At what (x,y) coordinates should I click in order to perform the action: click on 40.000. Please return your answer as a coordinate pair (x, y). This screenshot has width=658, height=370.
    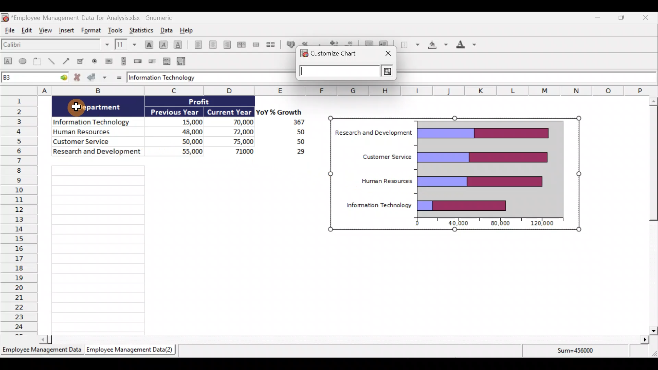
    Looking at the image, I should click on (459, 224).